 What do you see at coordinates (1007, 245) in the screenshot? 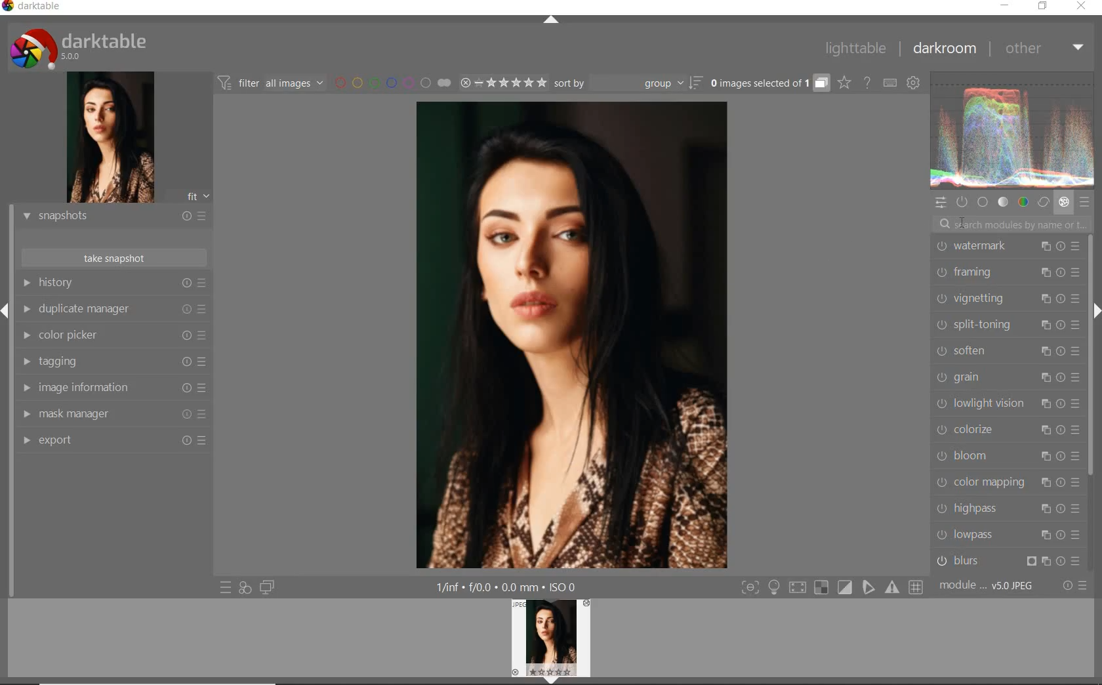
I see `watermark` at bounding box center [1007, 245].